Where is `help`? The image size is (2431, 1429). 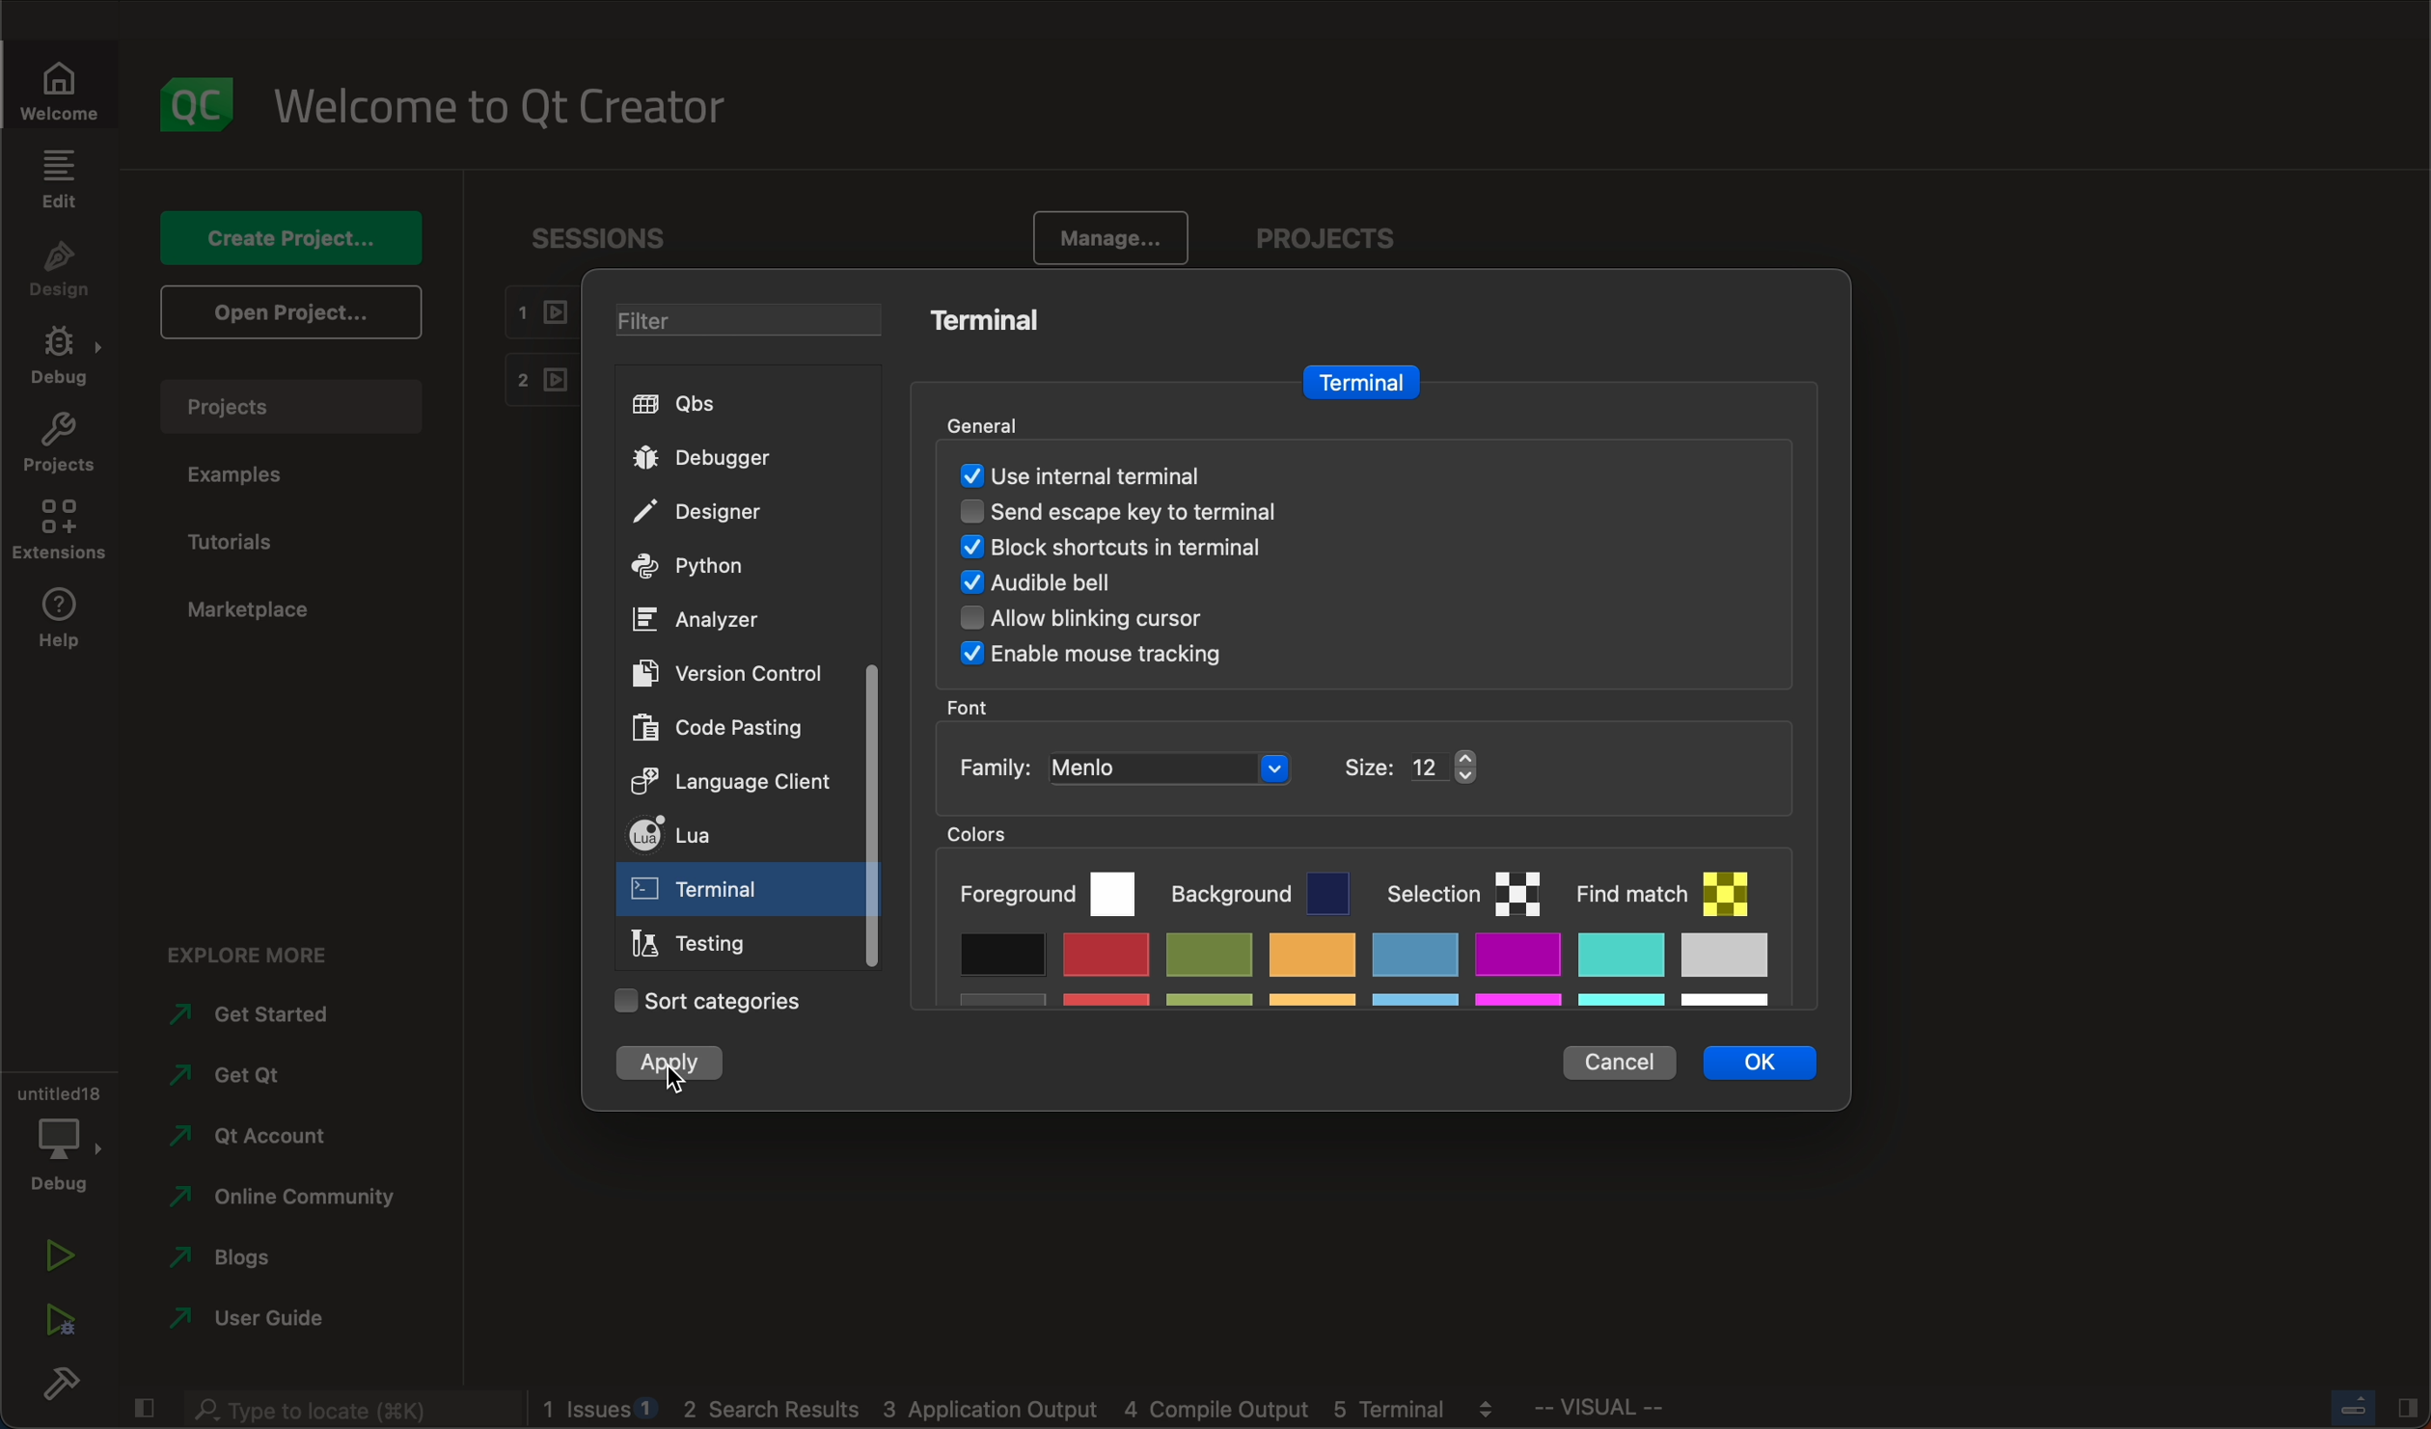
help is located at coordinates (60, 621).